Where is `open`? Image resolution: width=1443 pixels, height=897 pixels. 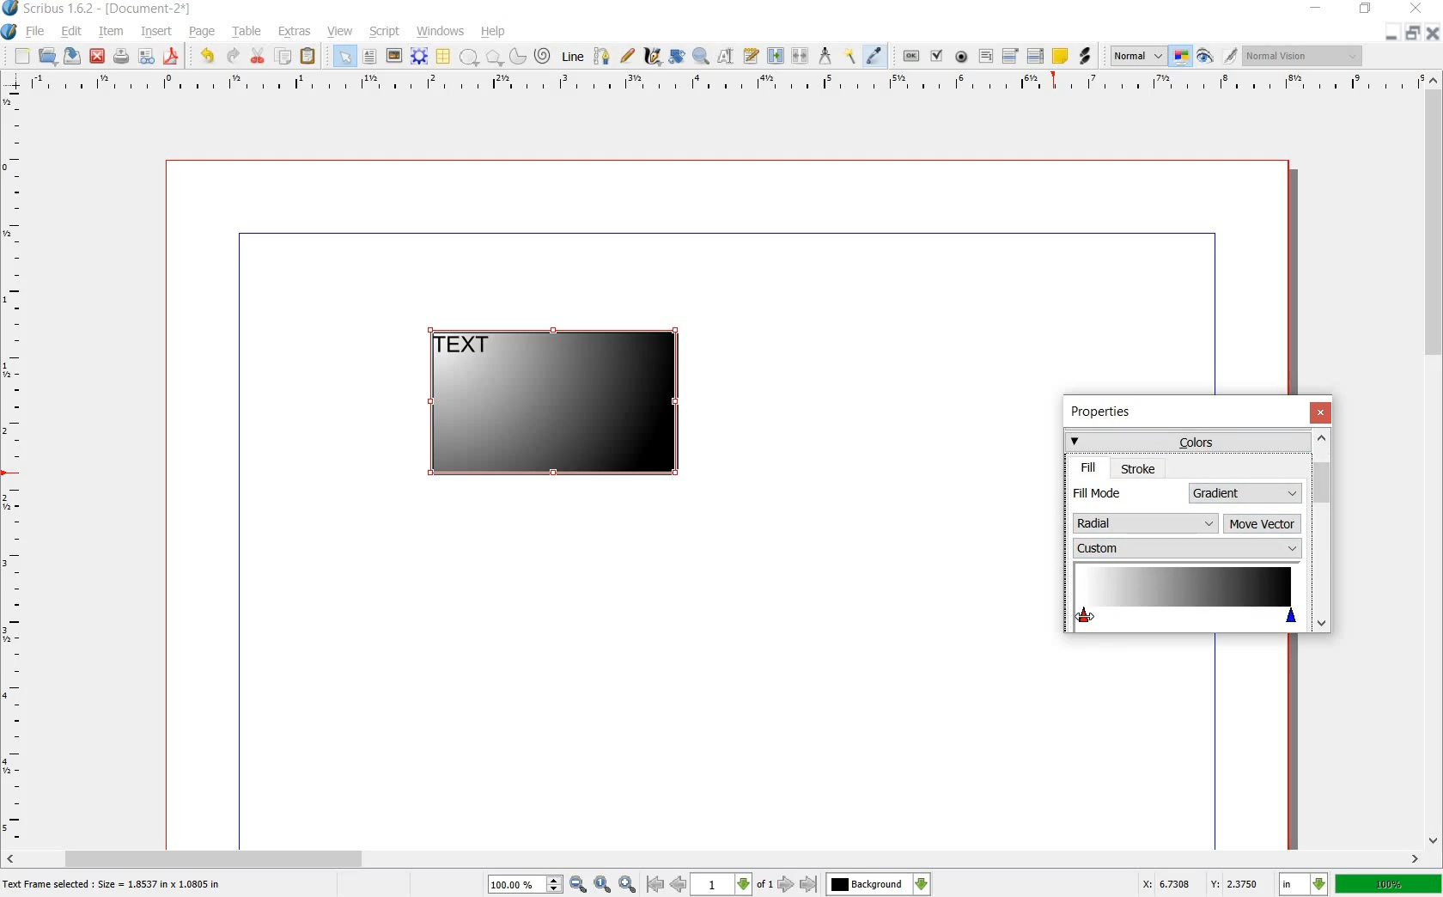
open is located at coordinates (50, 57).